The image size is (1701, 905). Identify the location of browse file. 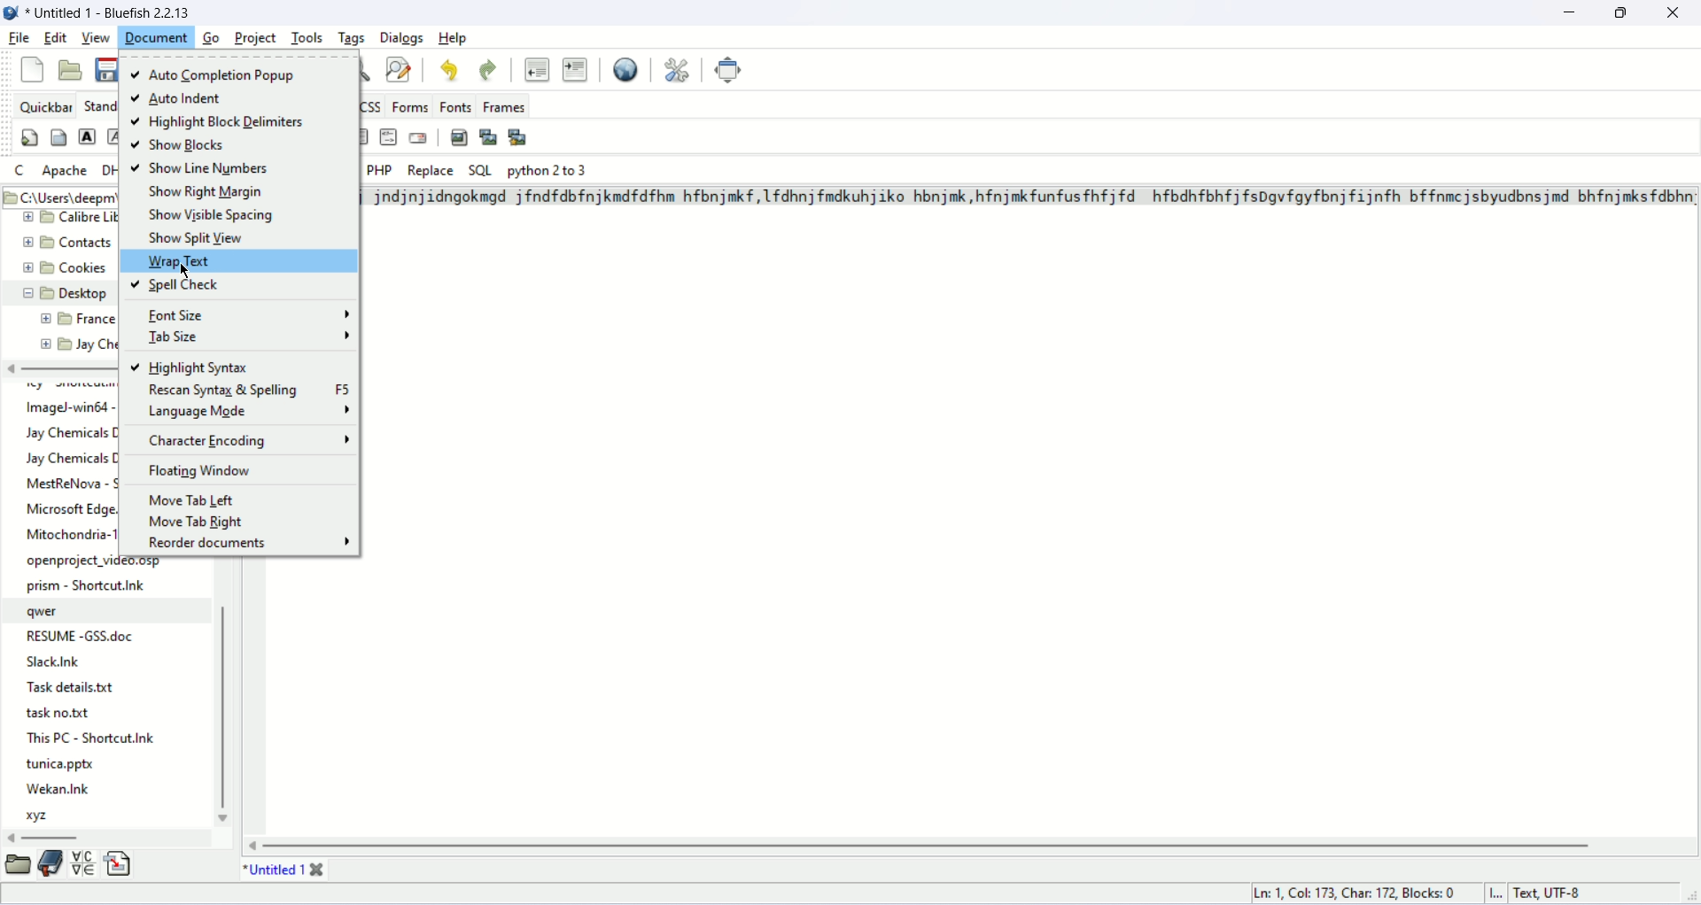
(18, 867).